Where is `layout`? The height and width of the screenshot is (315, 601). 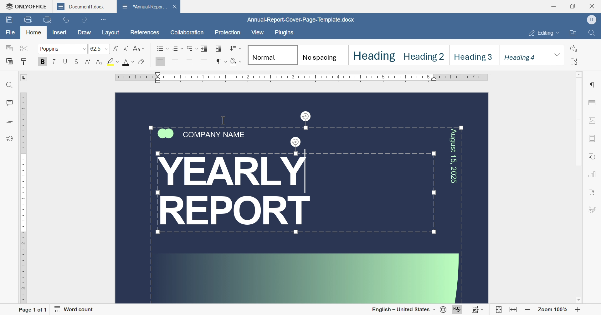
layout is located at coordinates (111, 32).